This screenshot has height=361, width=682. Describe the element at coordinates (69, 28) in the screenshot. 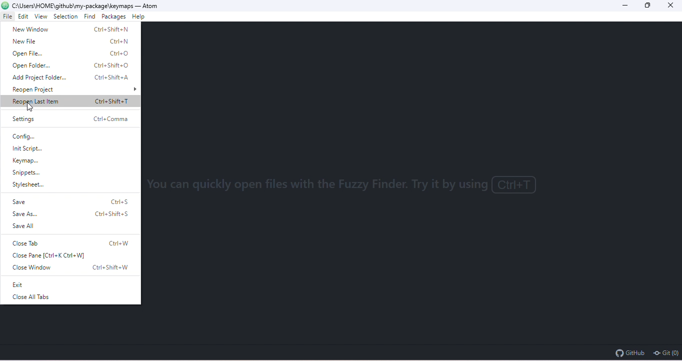

I see `new window Ctrl+Shift+N` at that location.